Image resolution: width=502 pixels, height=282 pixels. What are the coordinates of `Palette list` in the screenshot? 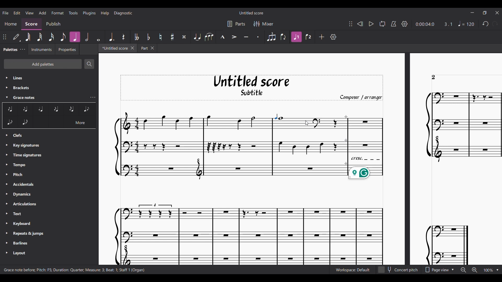 It's located at (50, 166).